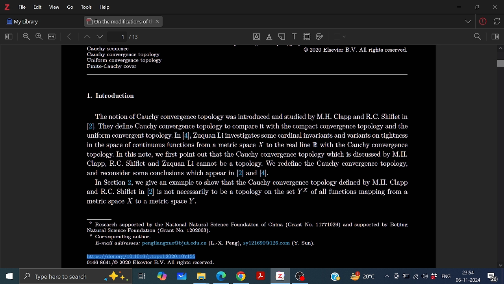  Describe the element at coordinates (161, 276) in the screenshot. I see `Copilot` at that location.